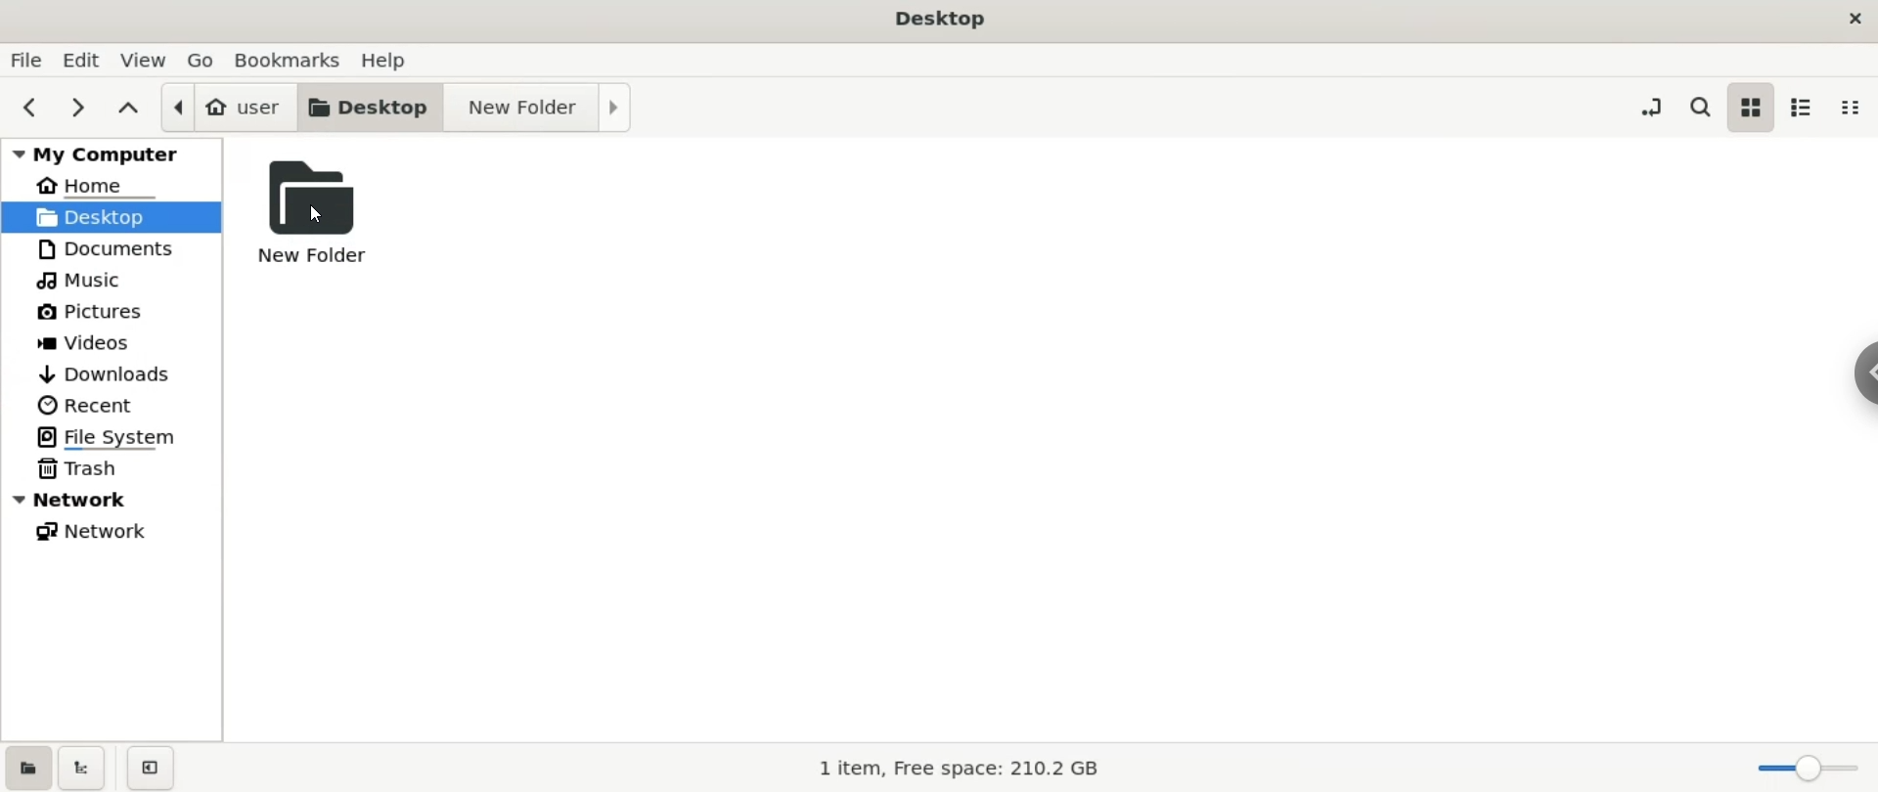  Describe the element at coordinates (291, 59) in the screenshot. I see `bookamrks` at that location.